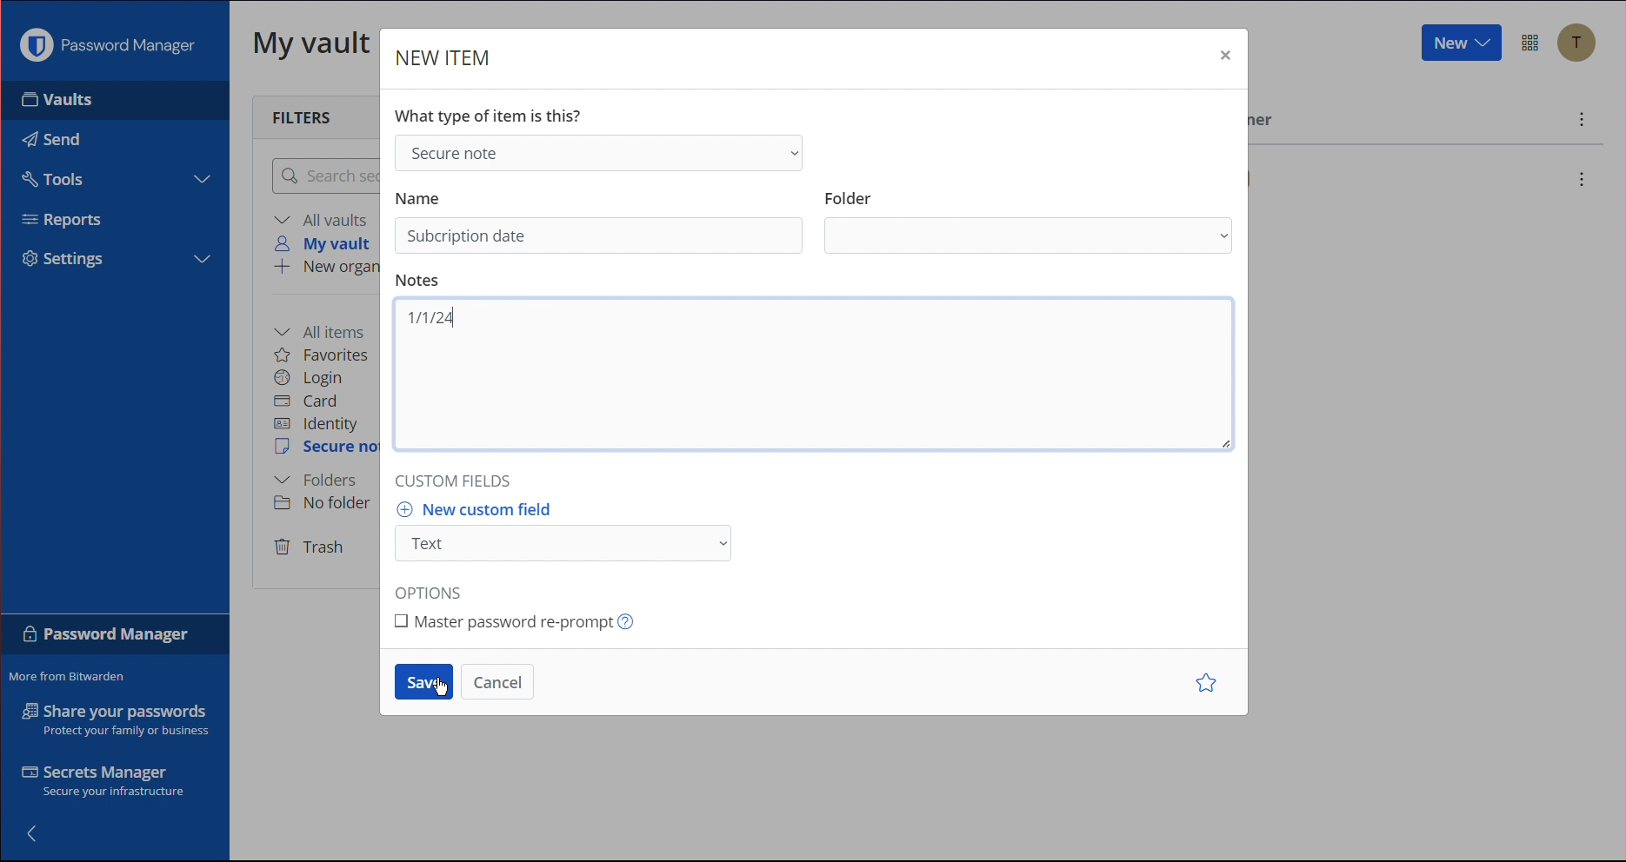  What do you see at coordinates (310, 378) in the screenshot?
I see `Login` at bounding box center [310, 378].